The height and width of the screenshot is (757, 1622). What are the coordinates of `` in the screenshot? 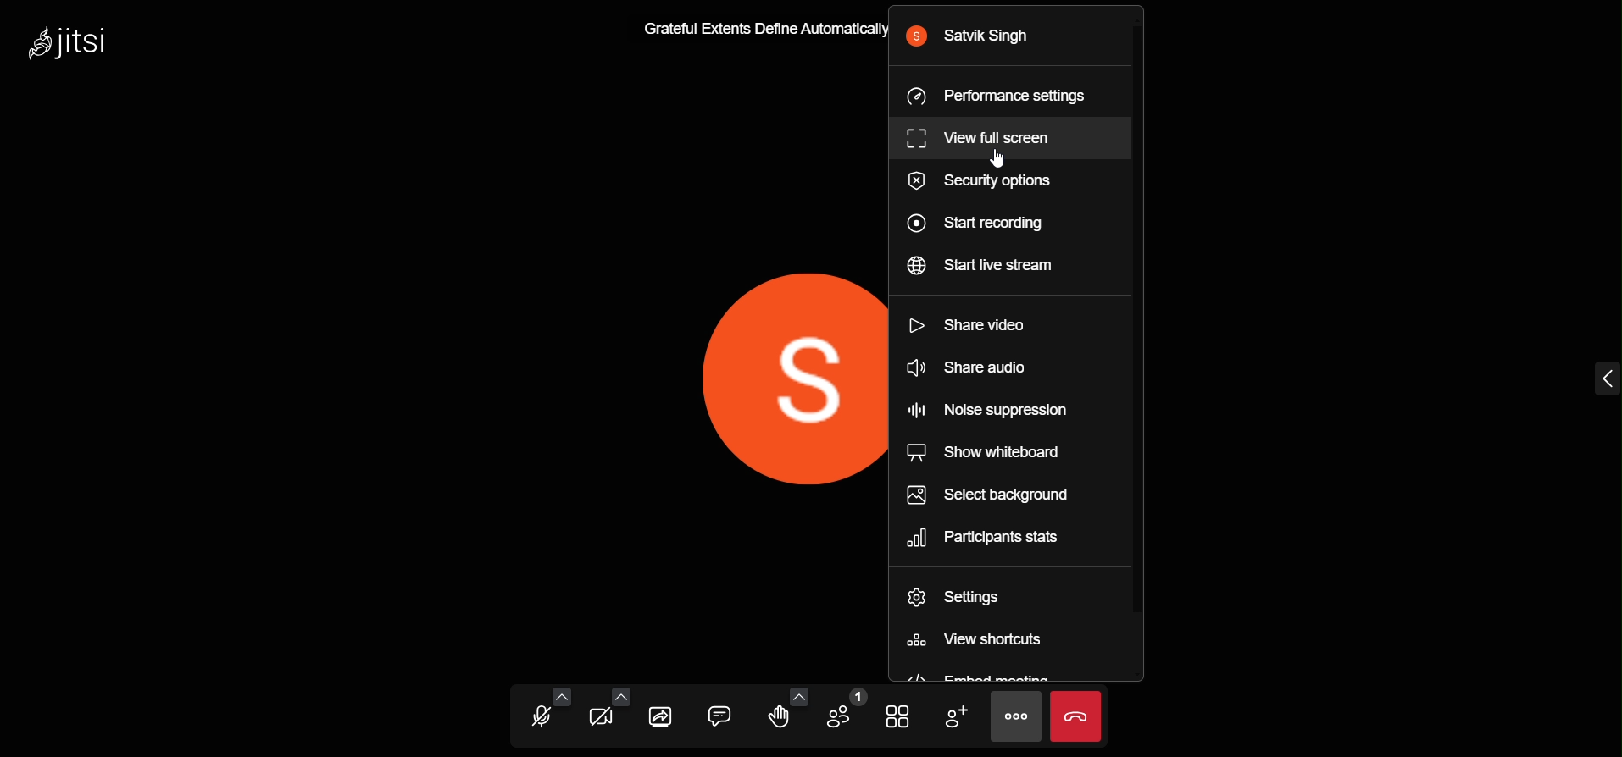 It's located at (757, 29).